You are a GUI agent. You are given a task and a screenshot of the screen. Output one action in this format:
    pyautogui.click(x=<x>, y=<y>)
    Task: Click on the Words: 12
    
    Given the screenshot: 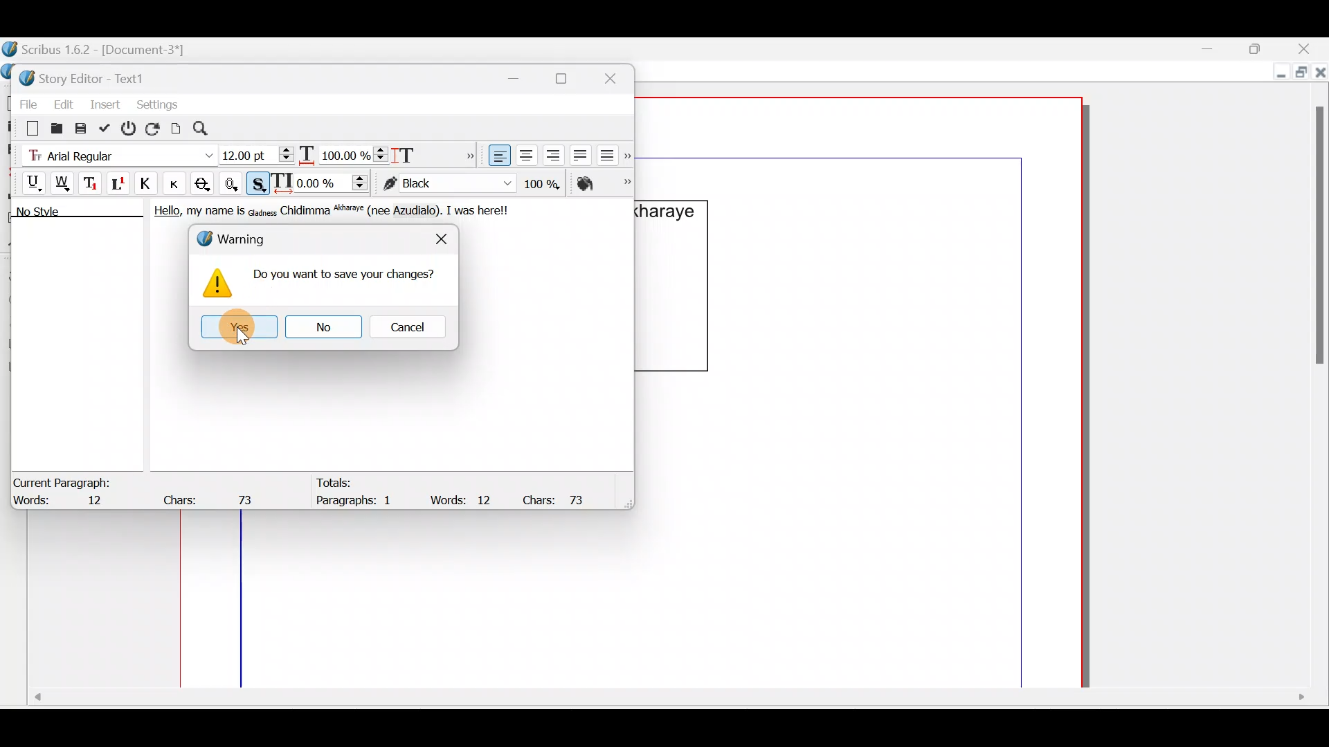 What is the action you would take?
    pyautogui.click(x=66, y=501)
    